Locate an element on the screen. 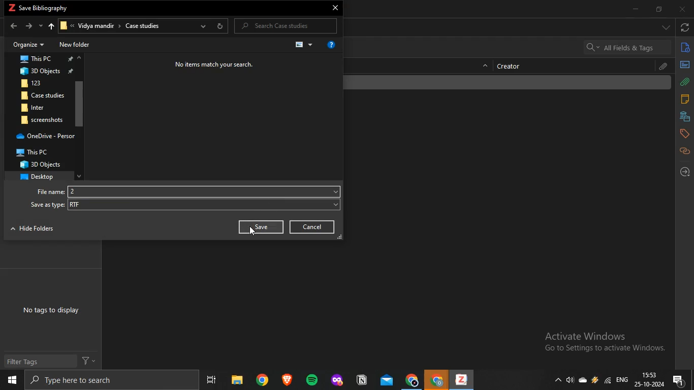 This screenshot has height=390, width=694. chrome is located at coordinates (413, 379).